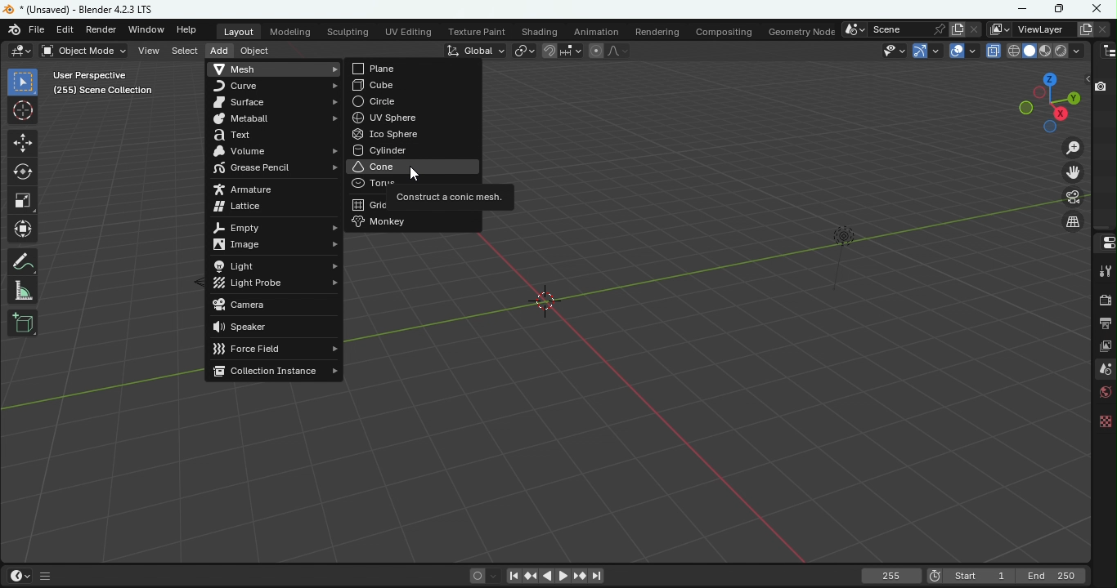 Image resolution: width=1117 pixels, height=588 pixels. What do you see at coordinates (21, 172) in the screenshot?
I see `Rotate` at bounding box center [21, 172].